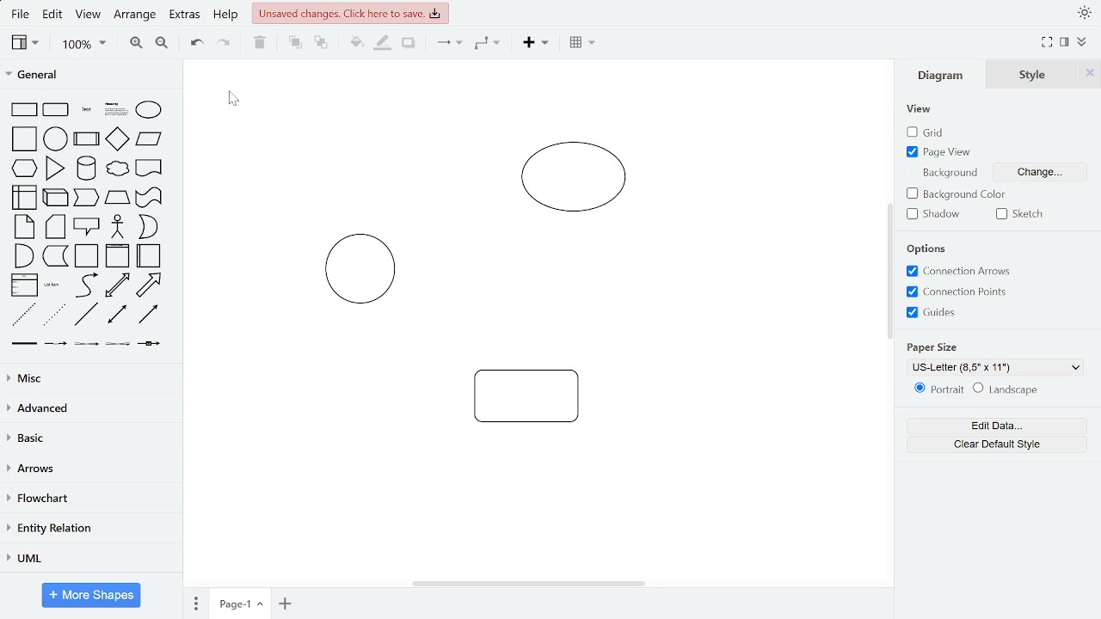 The width and height of the screenshot is (1101, 619). What do you see at coordinates (948, 171) in the screenshot?
I see `background` at bounding box center [948, 171].